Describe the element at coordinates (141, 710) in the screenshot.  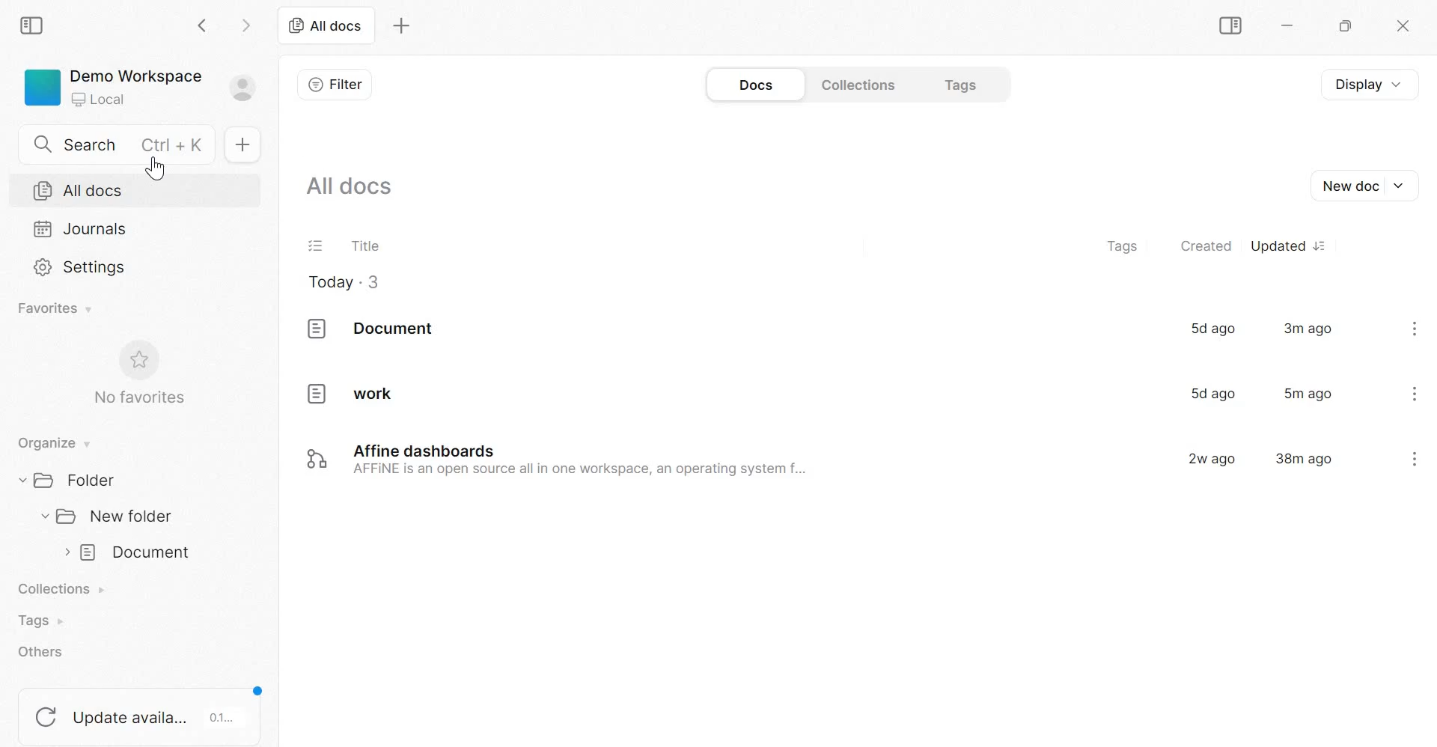
I see `update available` at that location.